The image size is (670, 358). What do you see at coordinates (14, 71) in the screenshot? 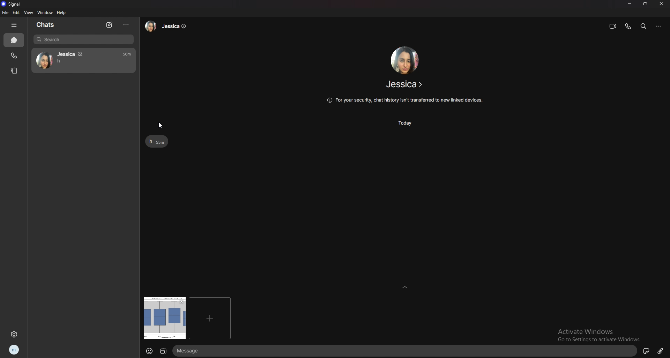
I see `stories` at bounding box center [14, 71].